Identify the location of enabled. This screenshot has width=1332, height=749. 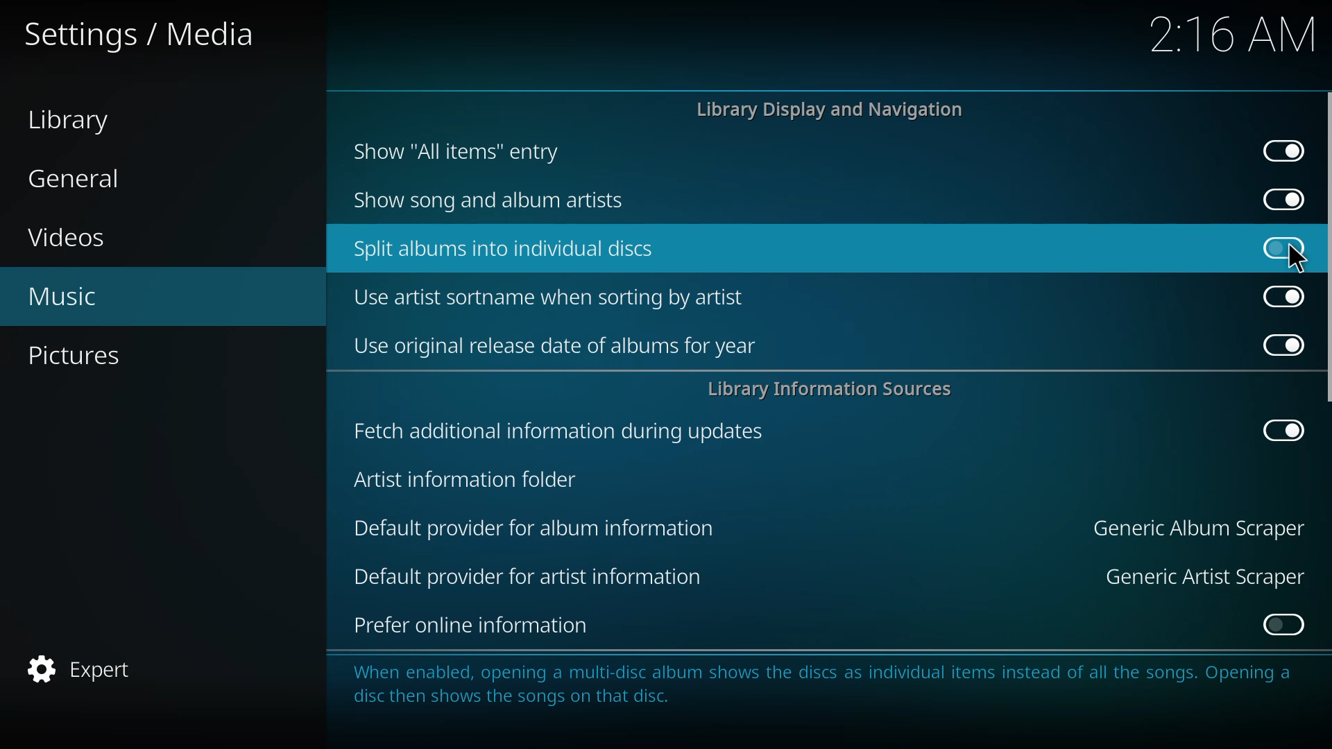
(1283, 430).